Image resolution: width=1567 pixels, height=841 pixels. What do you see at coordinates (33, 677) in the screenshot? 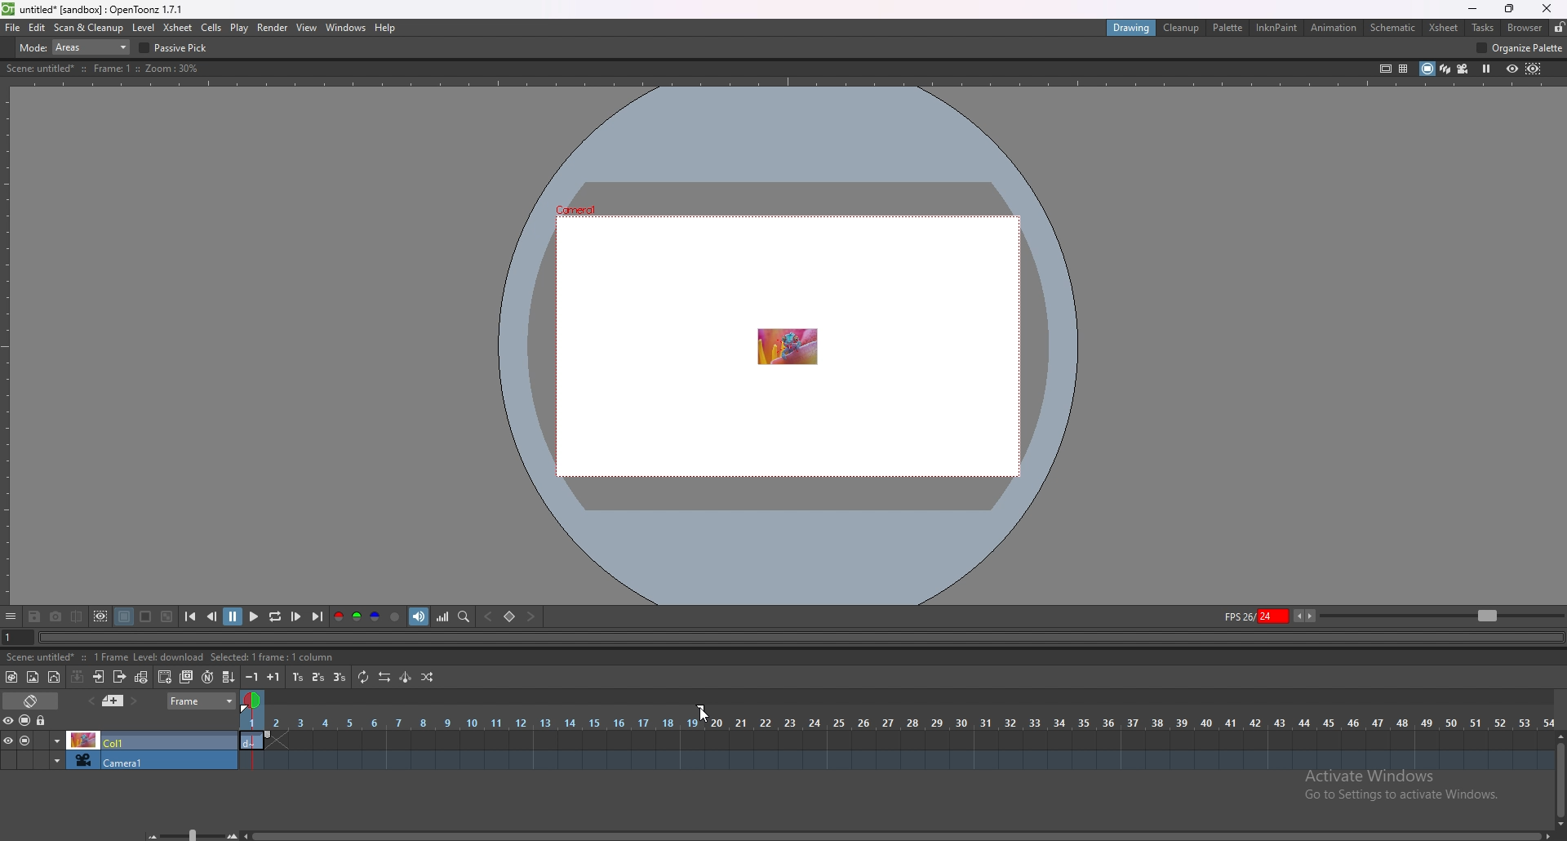
I see `new raster level`` at bounding box center [33, 677].